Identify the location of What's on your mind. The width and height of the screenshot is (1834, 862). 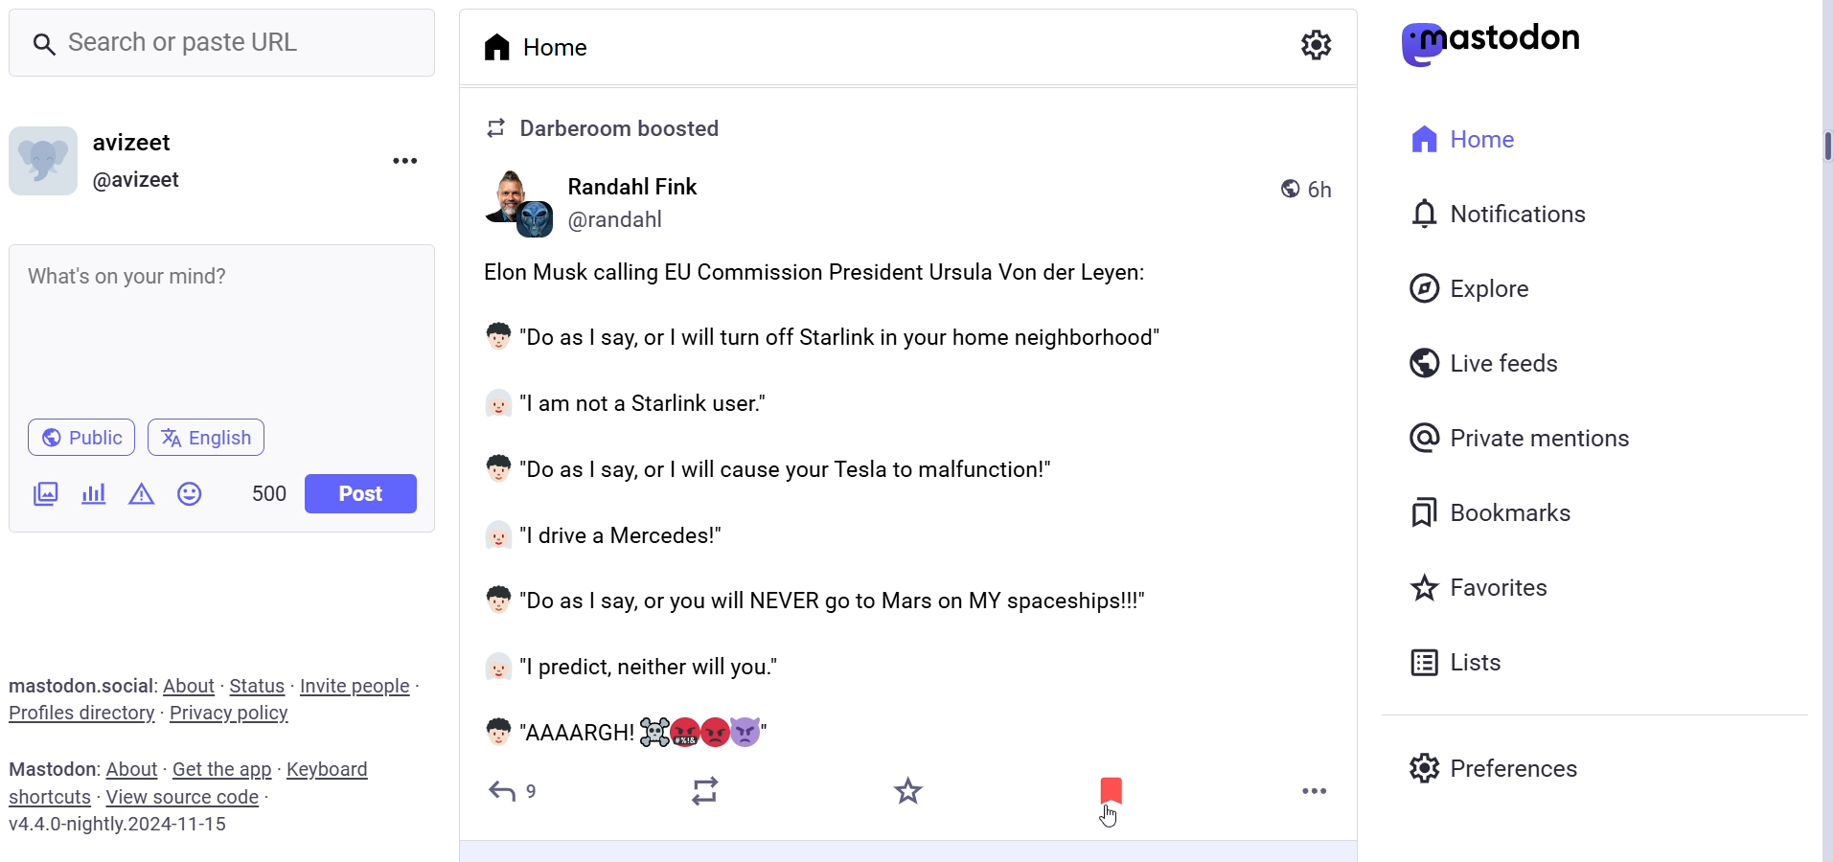
(223, 329).